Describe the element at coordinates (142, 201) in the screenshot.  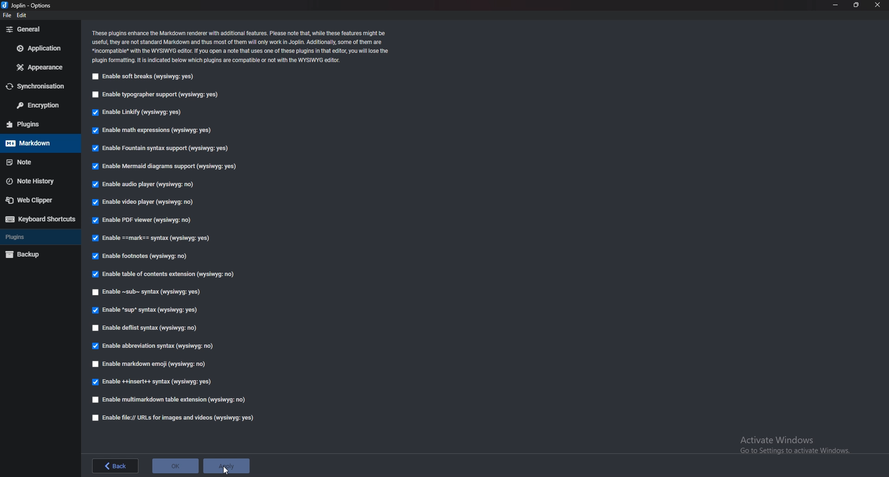
I see `enable video player` at that location.